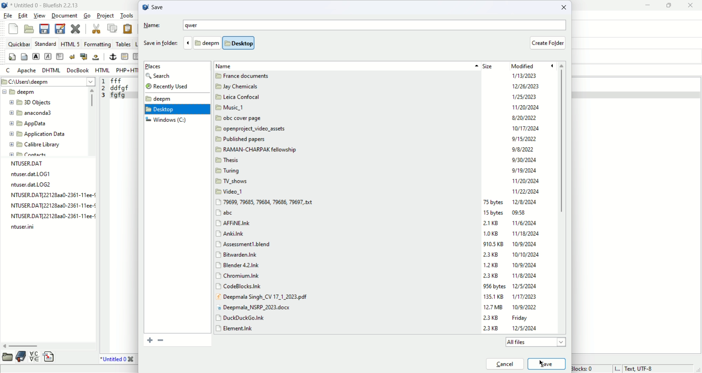 The width and height of the screenshot is (702, 373). I want to click on file name, so click(49, 195).